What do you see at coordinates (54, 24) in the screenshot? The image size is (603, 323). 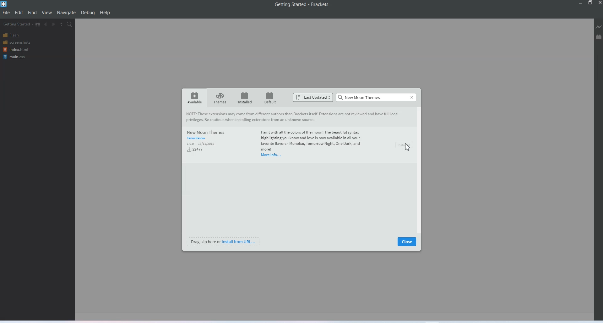 I see `Navigate forward` at bounding box center [54, 24].